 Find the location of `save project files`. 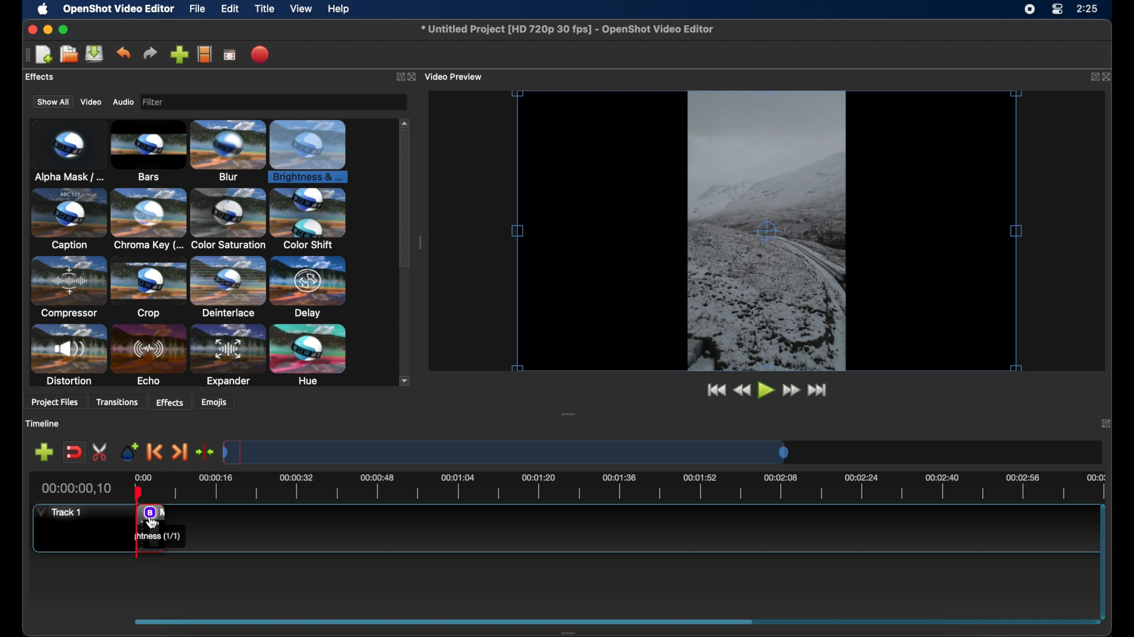

save project files is located at coordinates (94, 54).